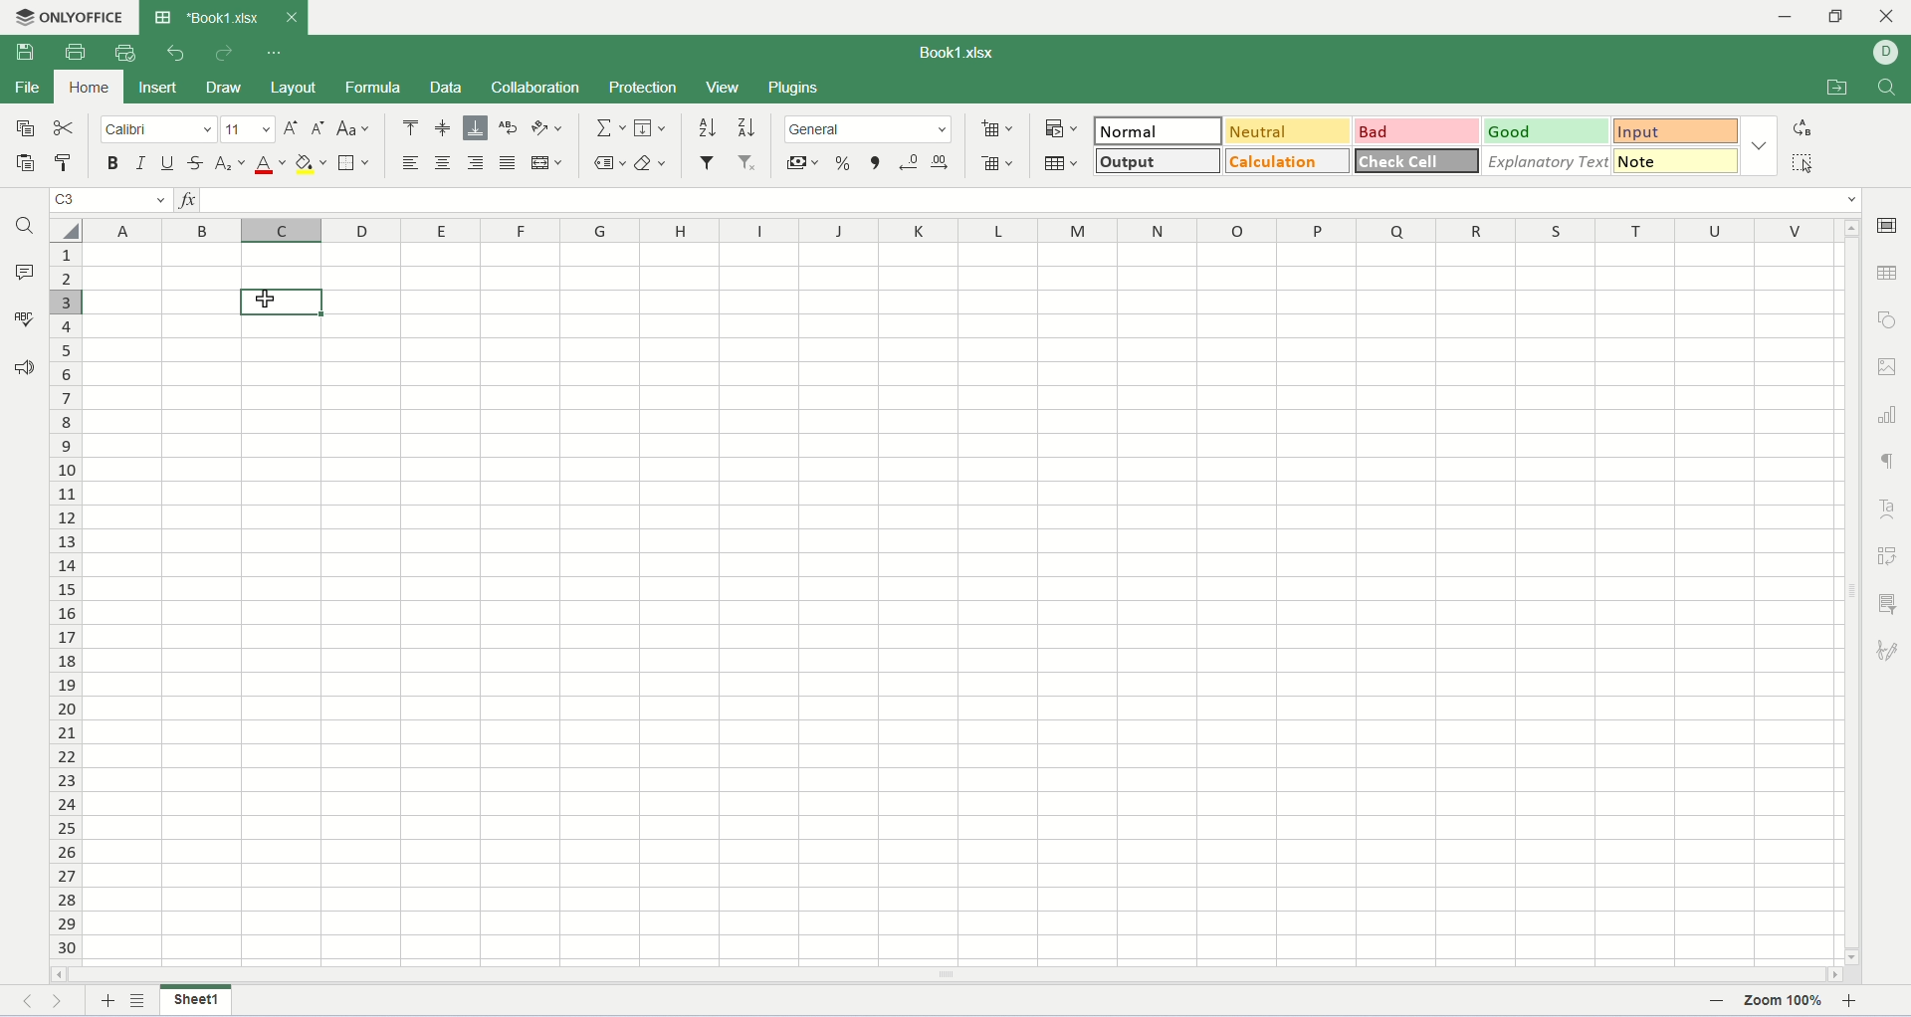  What do you see at coordinates (371, 88) in the screenshot?
I see `formula` at bounding box center [371, 88].